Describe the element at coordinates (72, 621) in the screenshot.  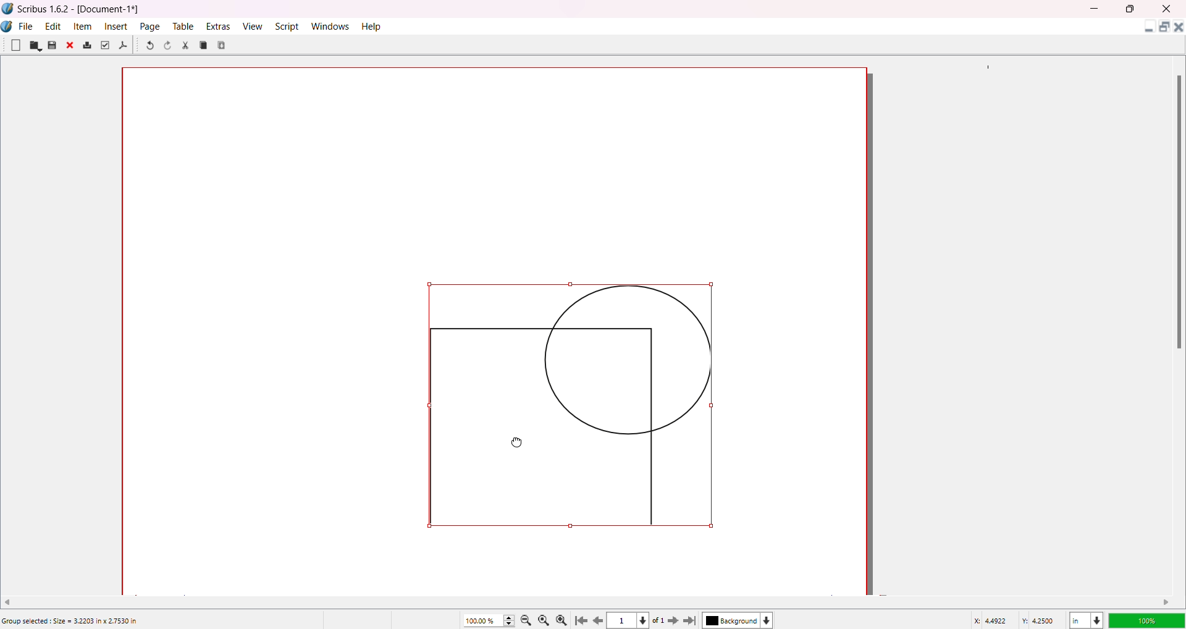
I see `Group selected: Size = 3.2203 in x 2.7530 in` at that location.